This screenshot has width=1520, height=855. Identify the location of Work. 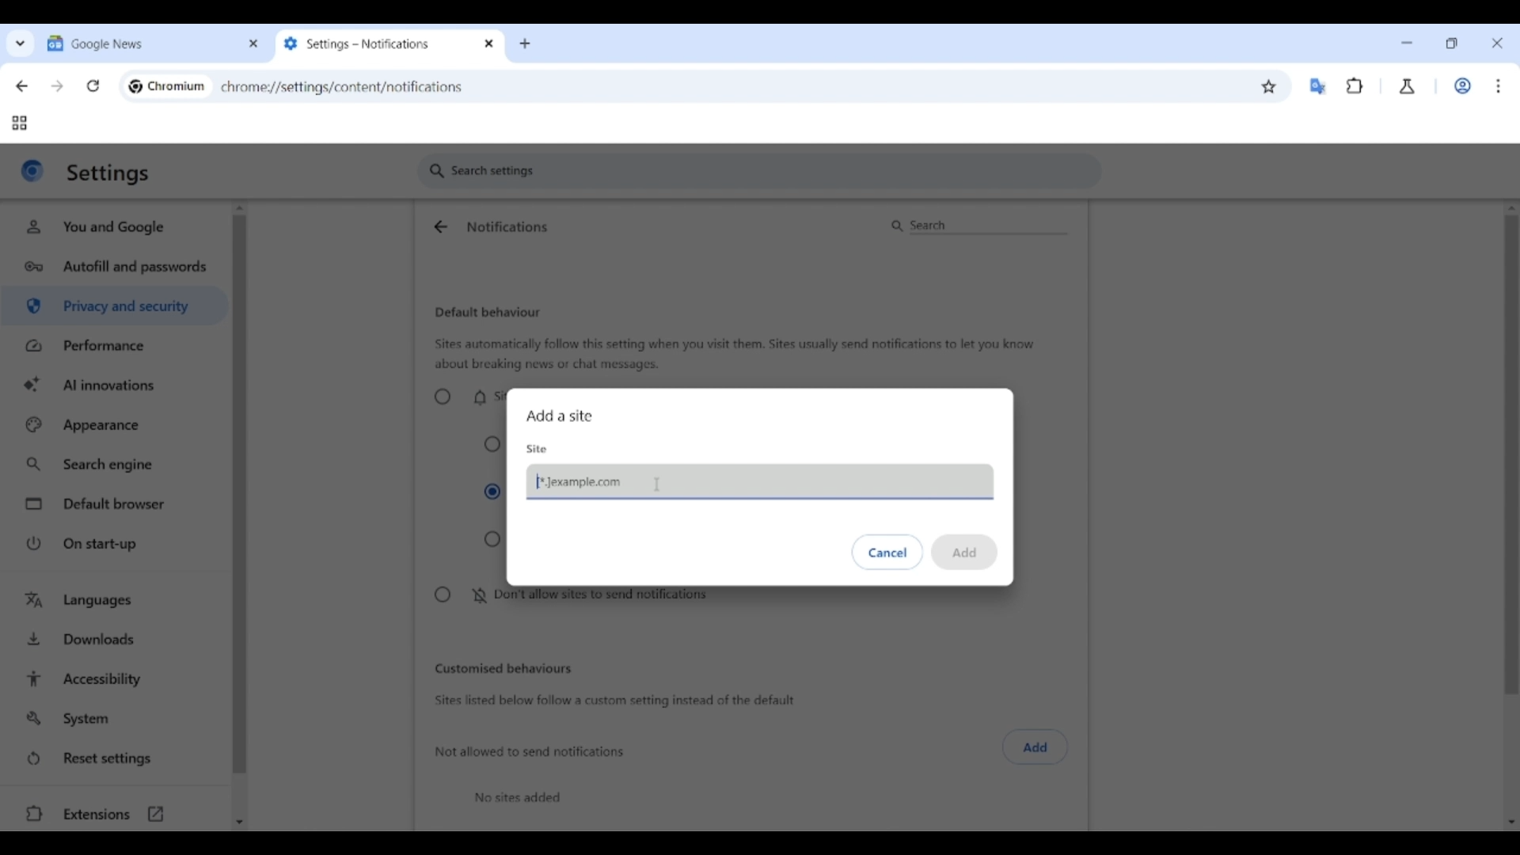
(1462, 85).